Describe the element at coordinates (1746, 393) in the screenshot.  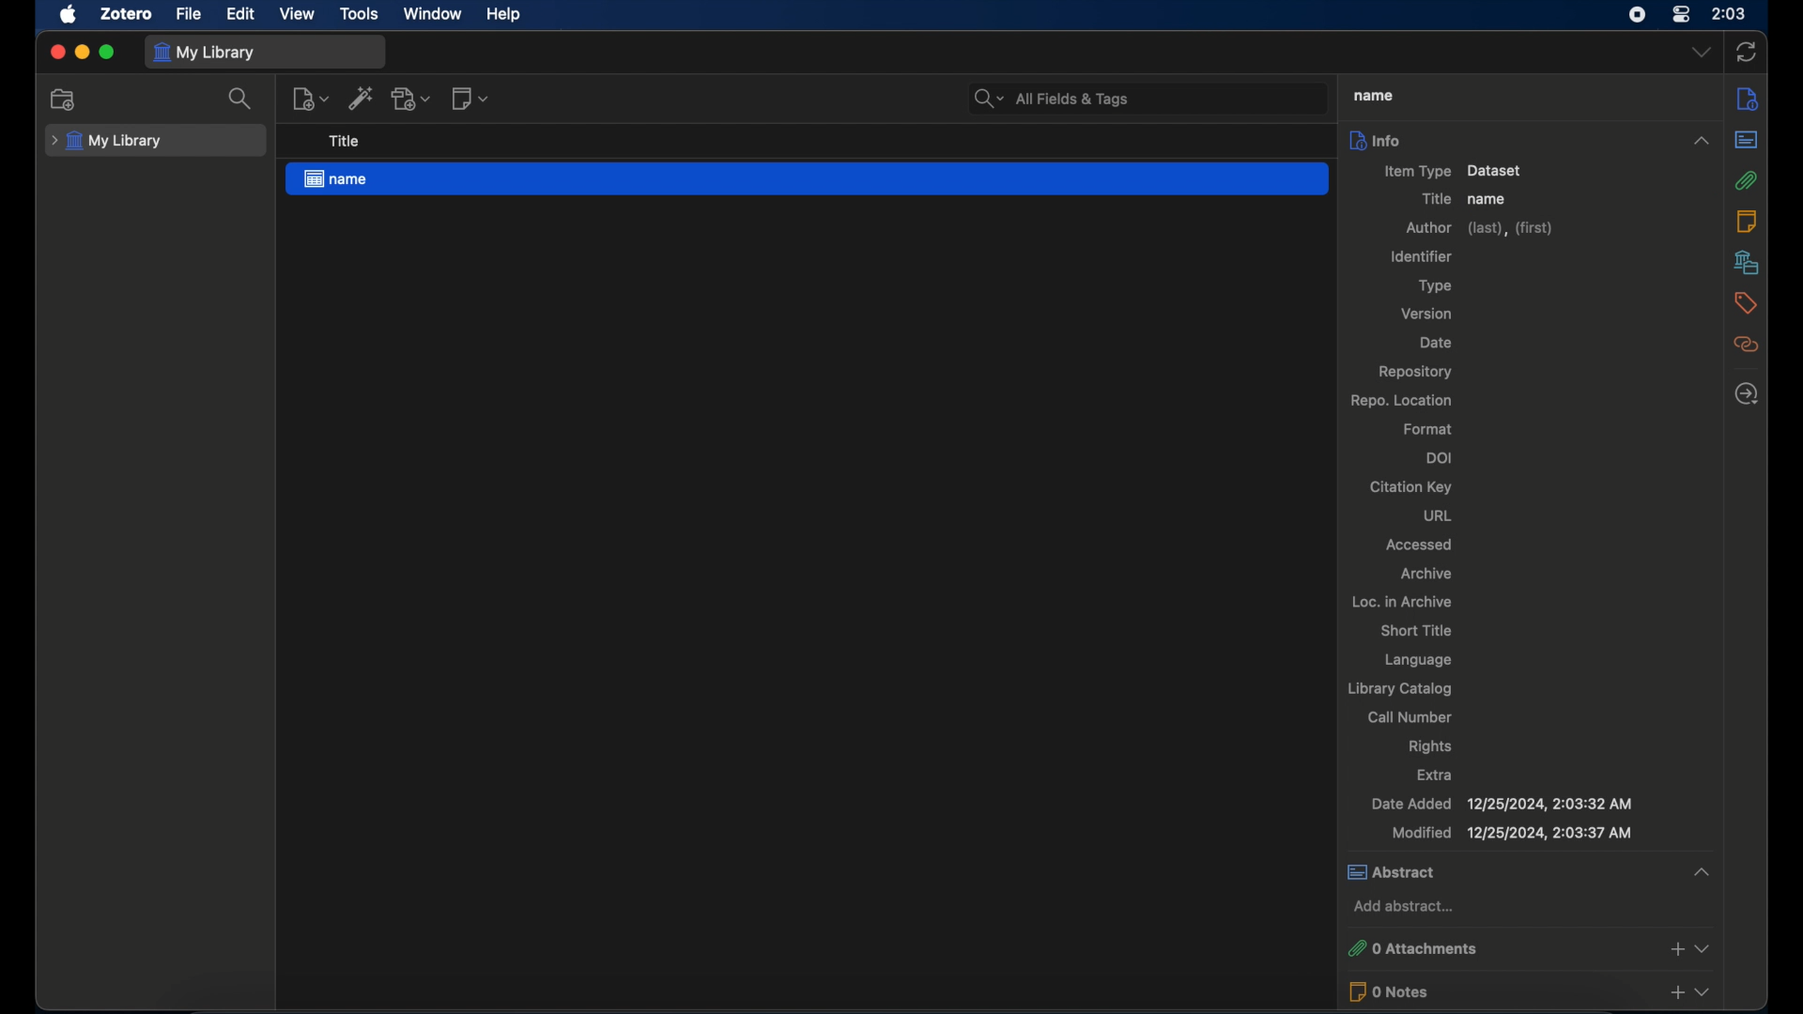
I see `locate` at that location.